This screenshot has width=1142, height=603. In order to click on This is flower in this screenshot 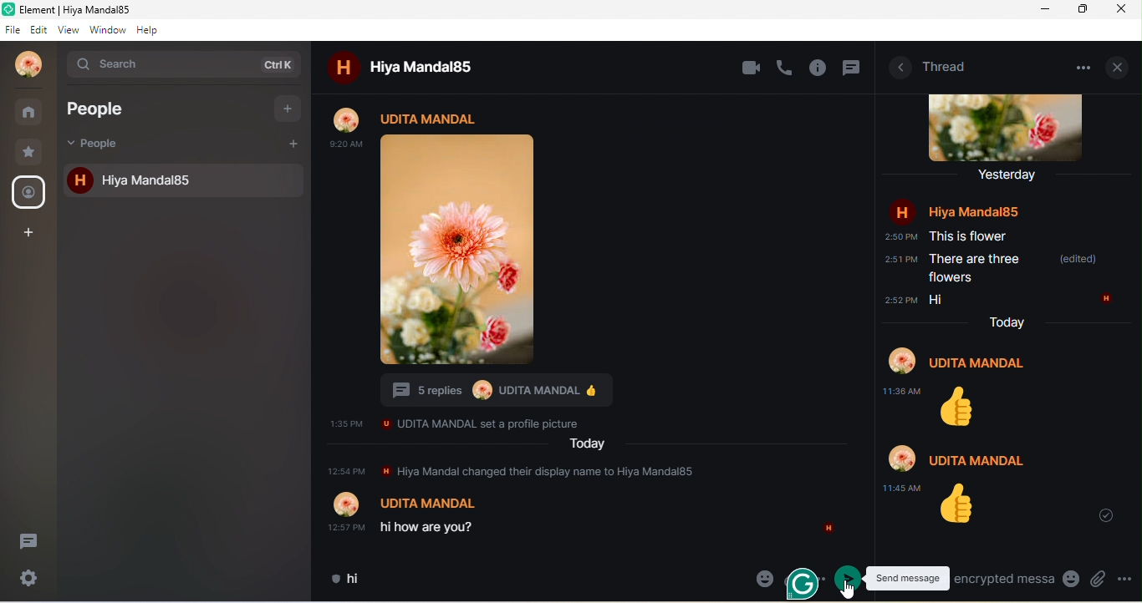, I will do `click(969, 236)`.